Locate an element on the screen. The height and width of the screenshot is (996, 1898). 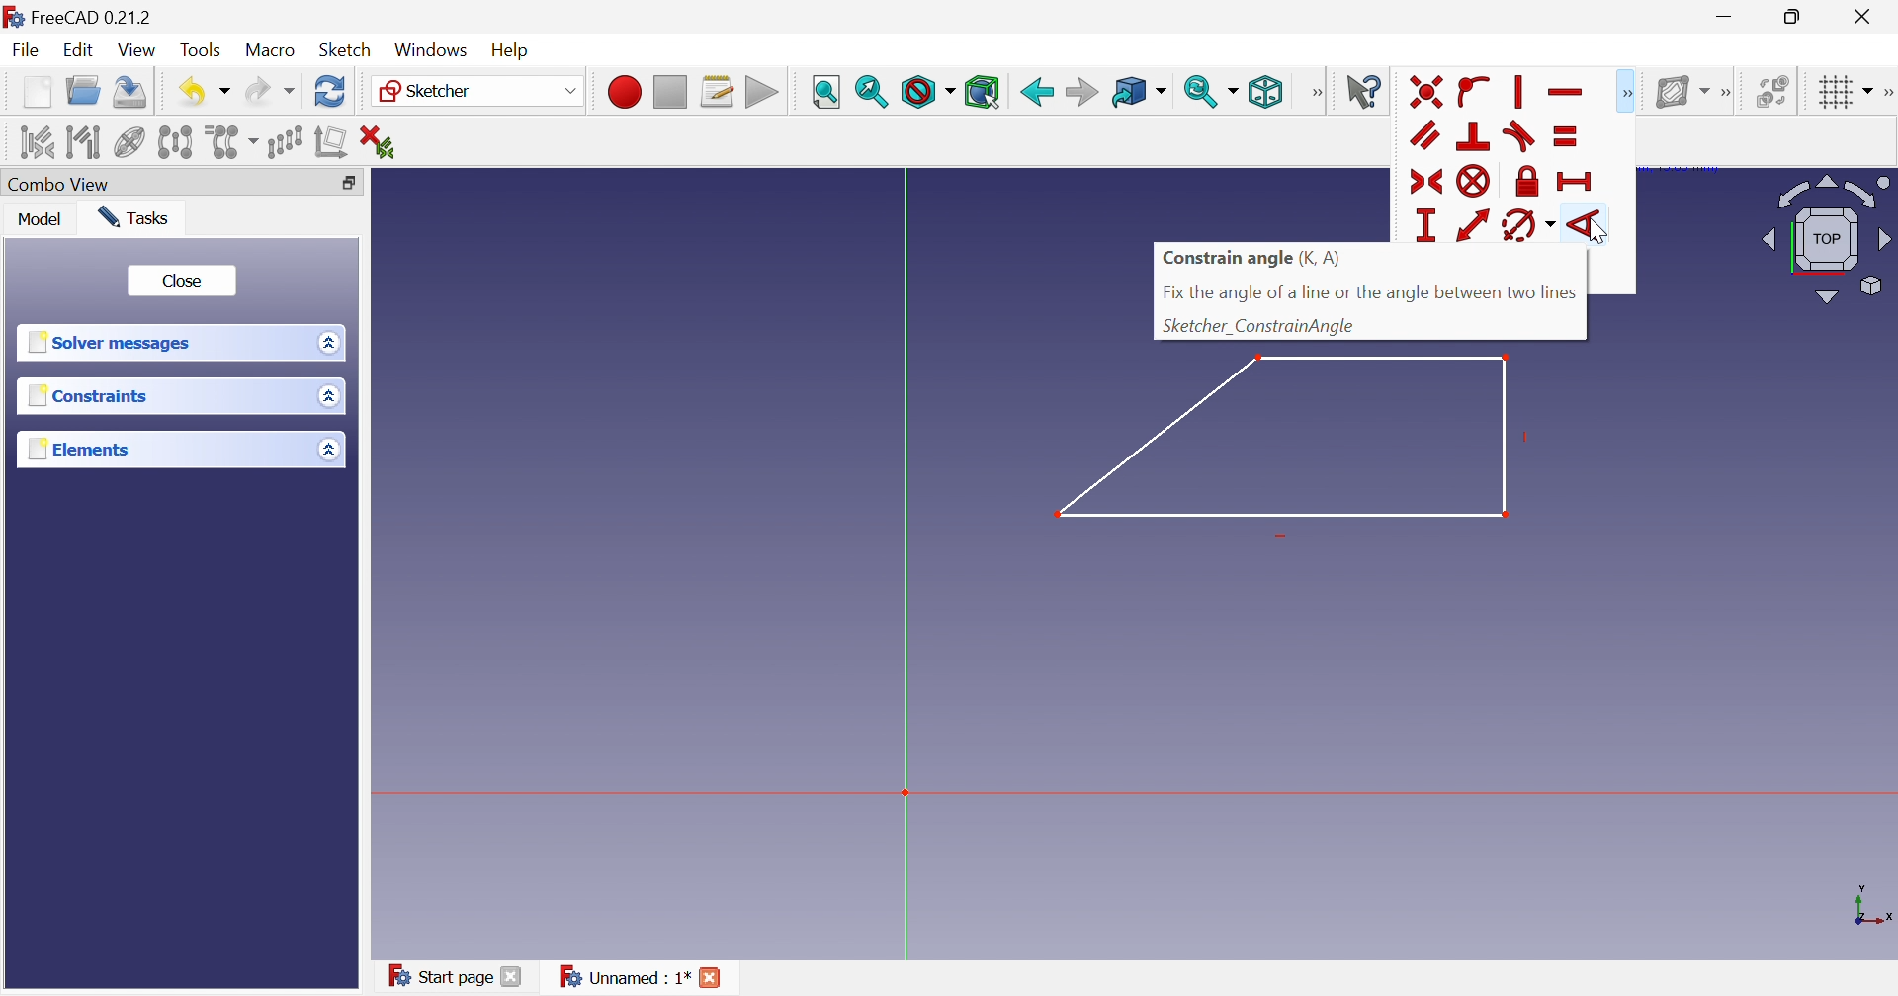
Model is located at coordinates (43, 221).